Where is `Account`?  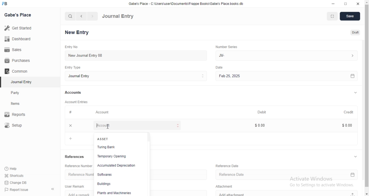 Account is located at coordinates (136, 125).